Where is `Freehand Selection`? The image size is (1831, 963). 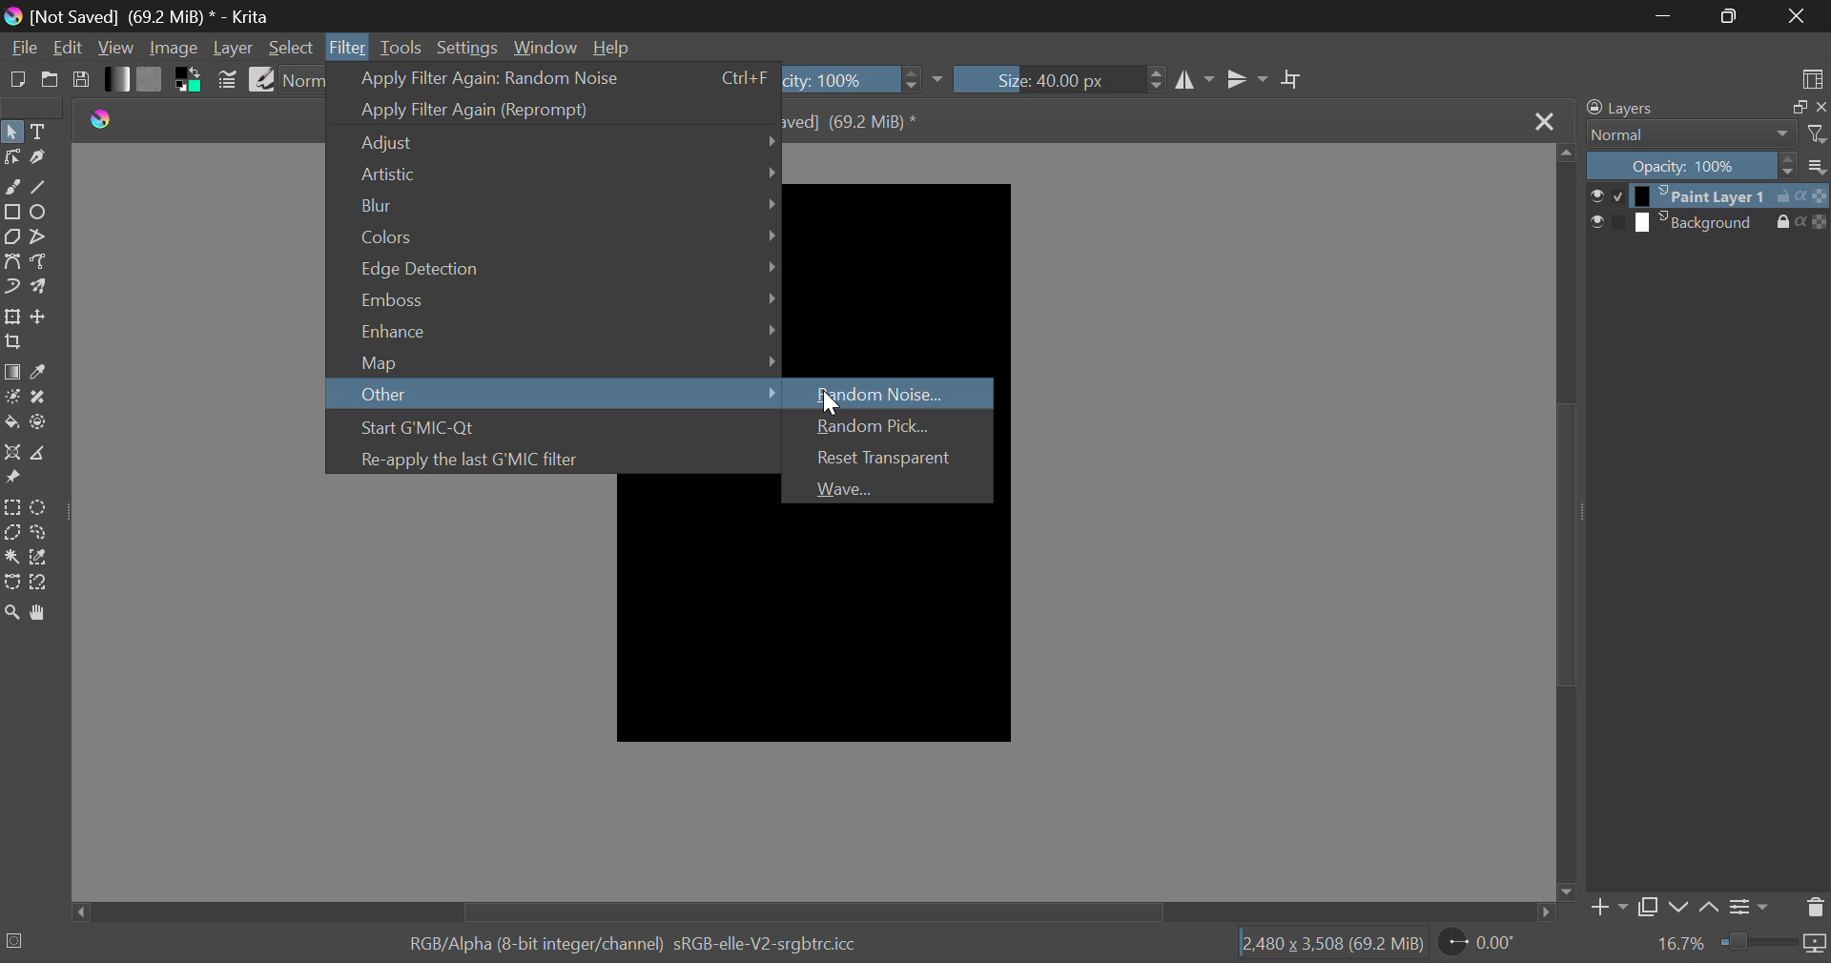
Freehand Selection is located at coordinates (41, 534).